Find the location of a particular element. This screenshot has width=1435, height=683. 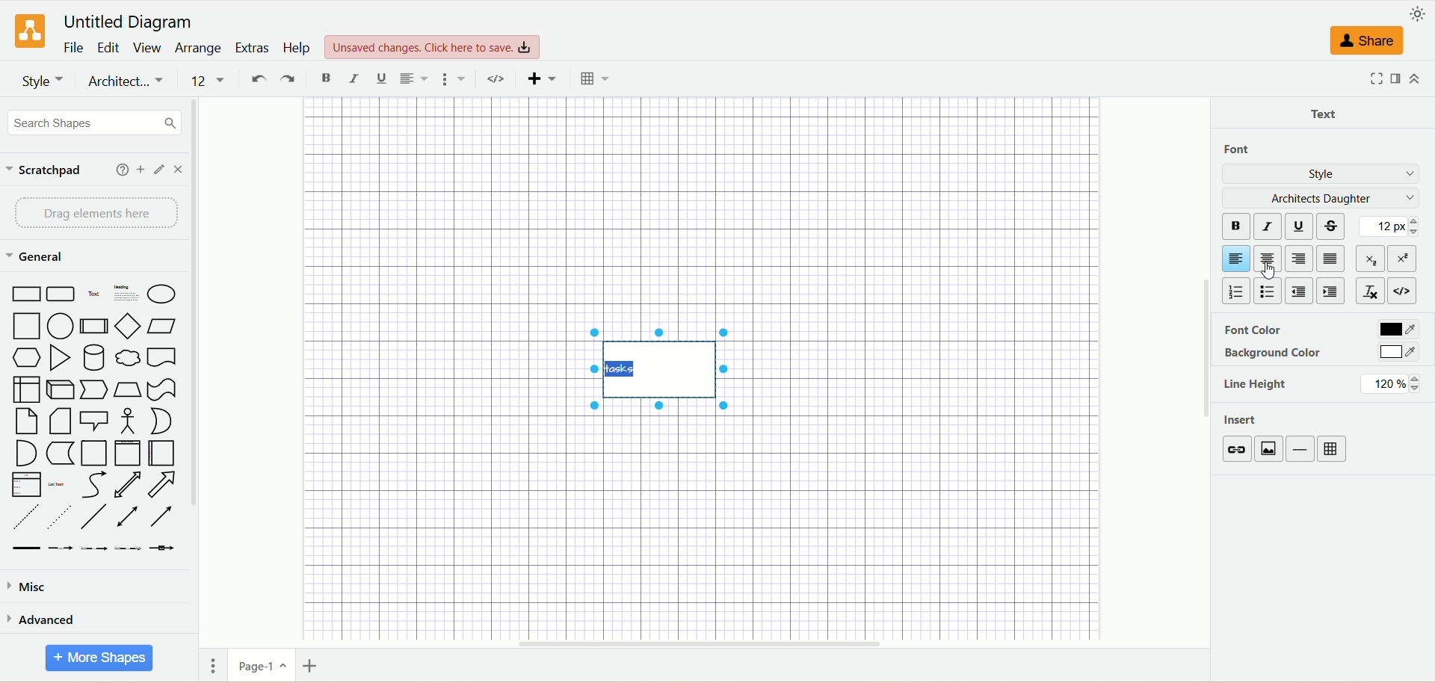

Hexagon is located at coordinates (27, 359).